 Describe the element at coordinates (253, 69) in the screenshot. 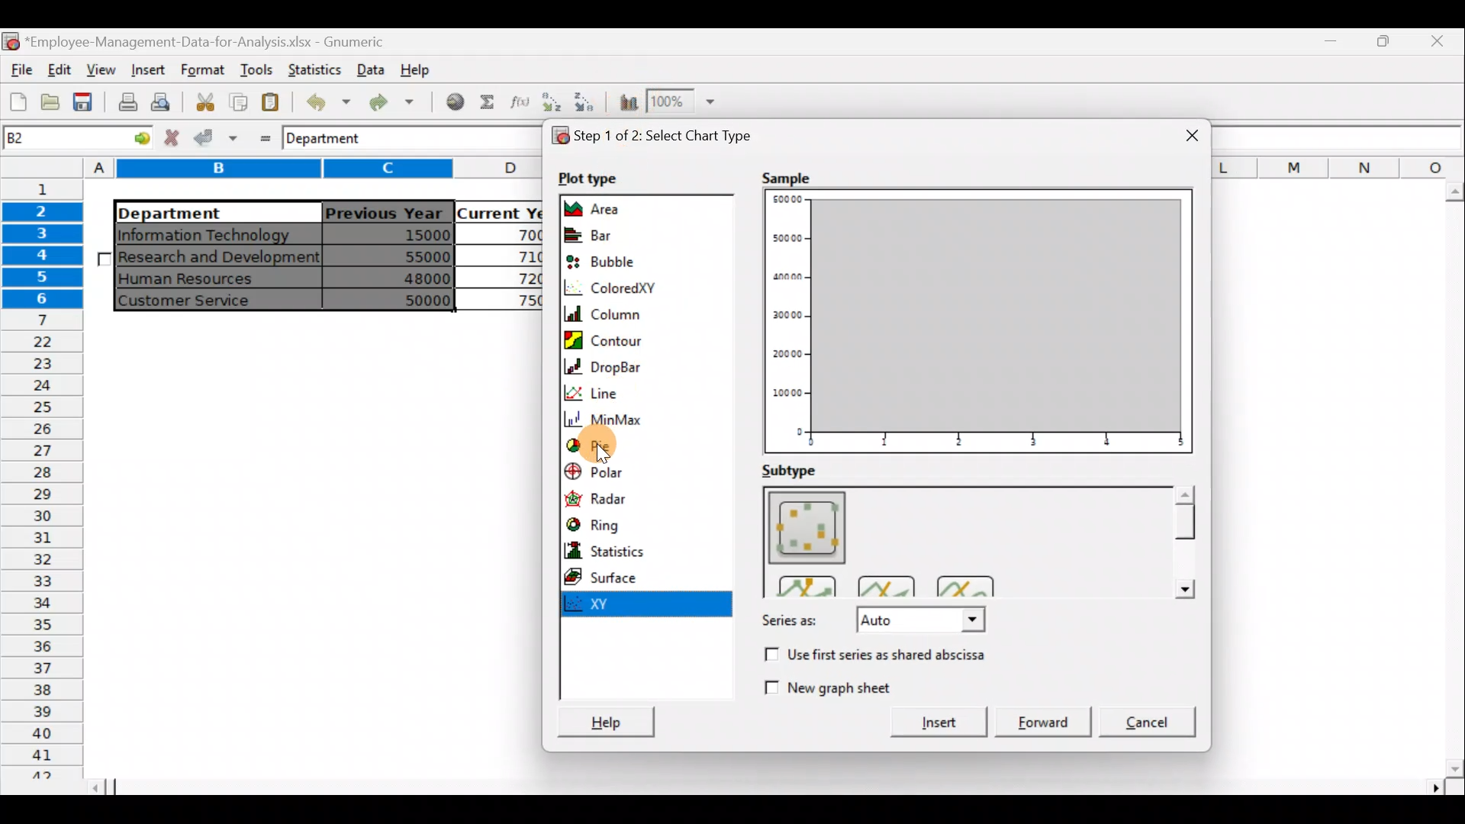

I see `Tools` at that location.